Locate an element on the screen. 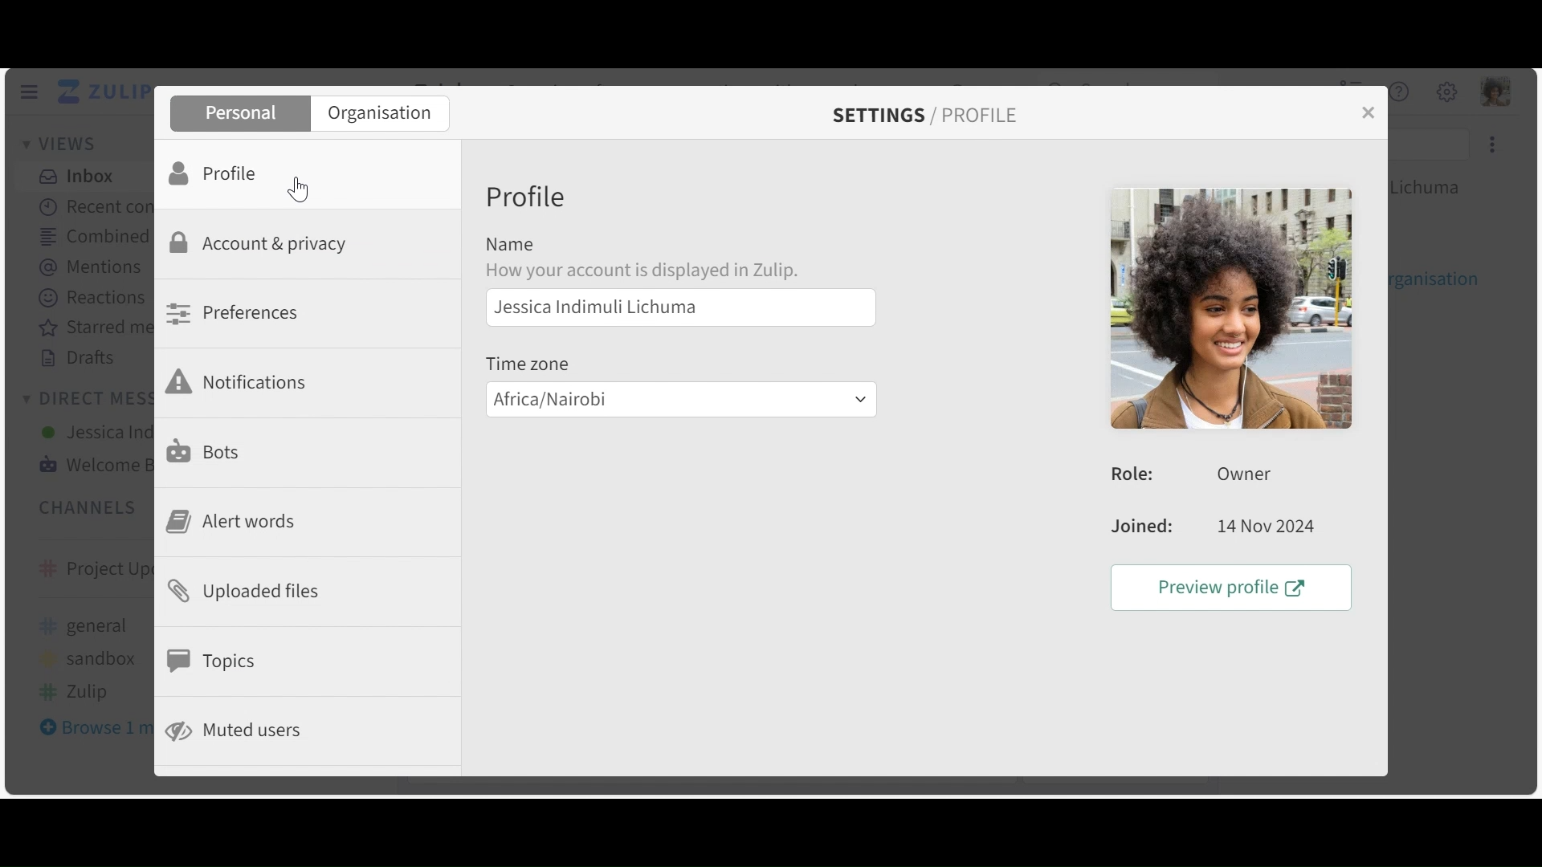 The width and height of the screenshot is (1542, 867). cursor is located at coordinates (300, 190).